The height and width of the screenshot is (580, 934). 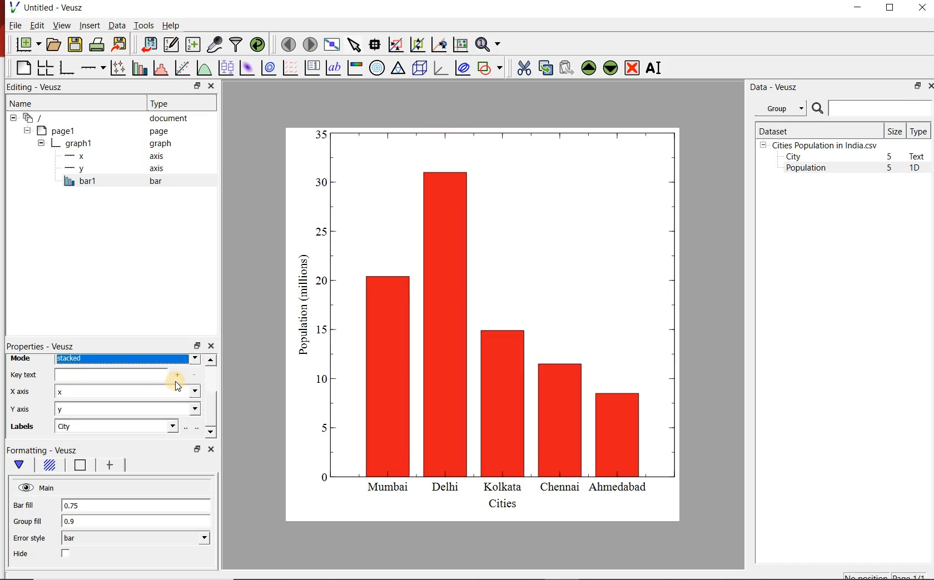 What do you see at coordinates (806, 169) in the screenshot?
I see `Population` at bounding box center [806, 169].